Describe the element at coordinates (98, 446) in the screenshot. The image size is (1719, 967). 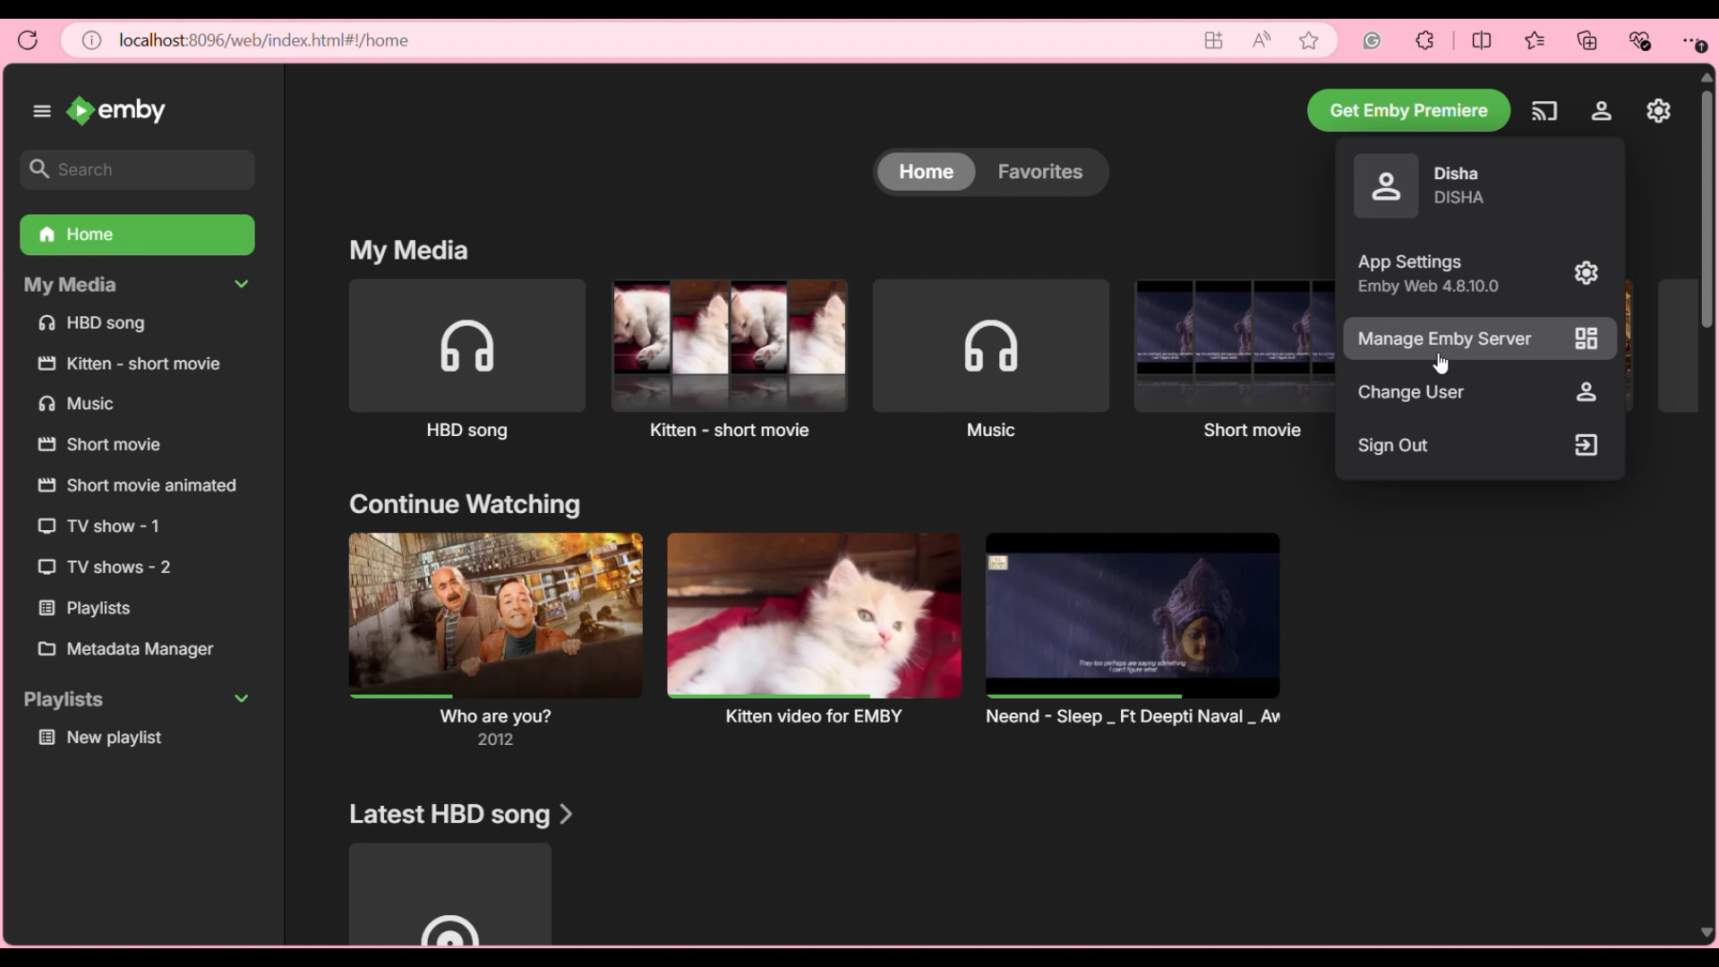
I see `short movie` at that location.